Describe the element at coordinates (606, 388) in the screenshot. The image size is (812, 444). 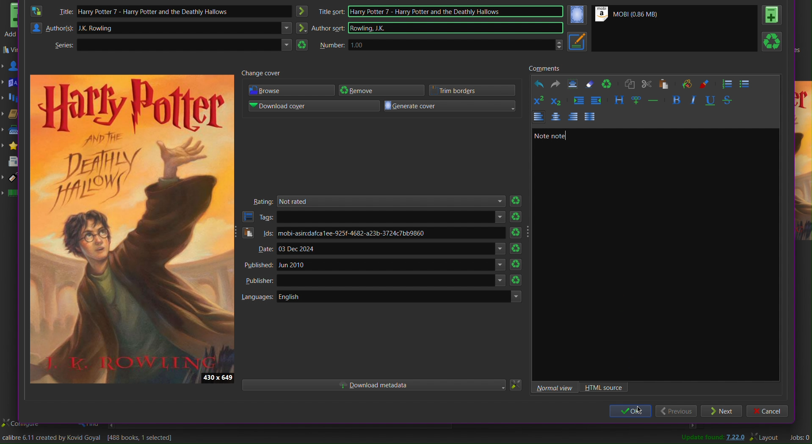
I see `HTML source` at that location.